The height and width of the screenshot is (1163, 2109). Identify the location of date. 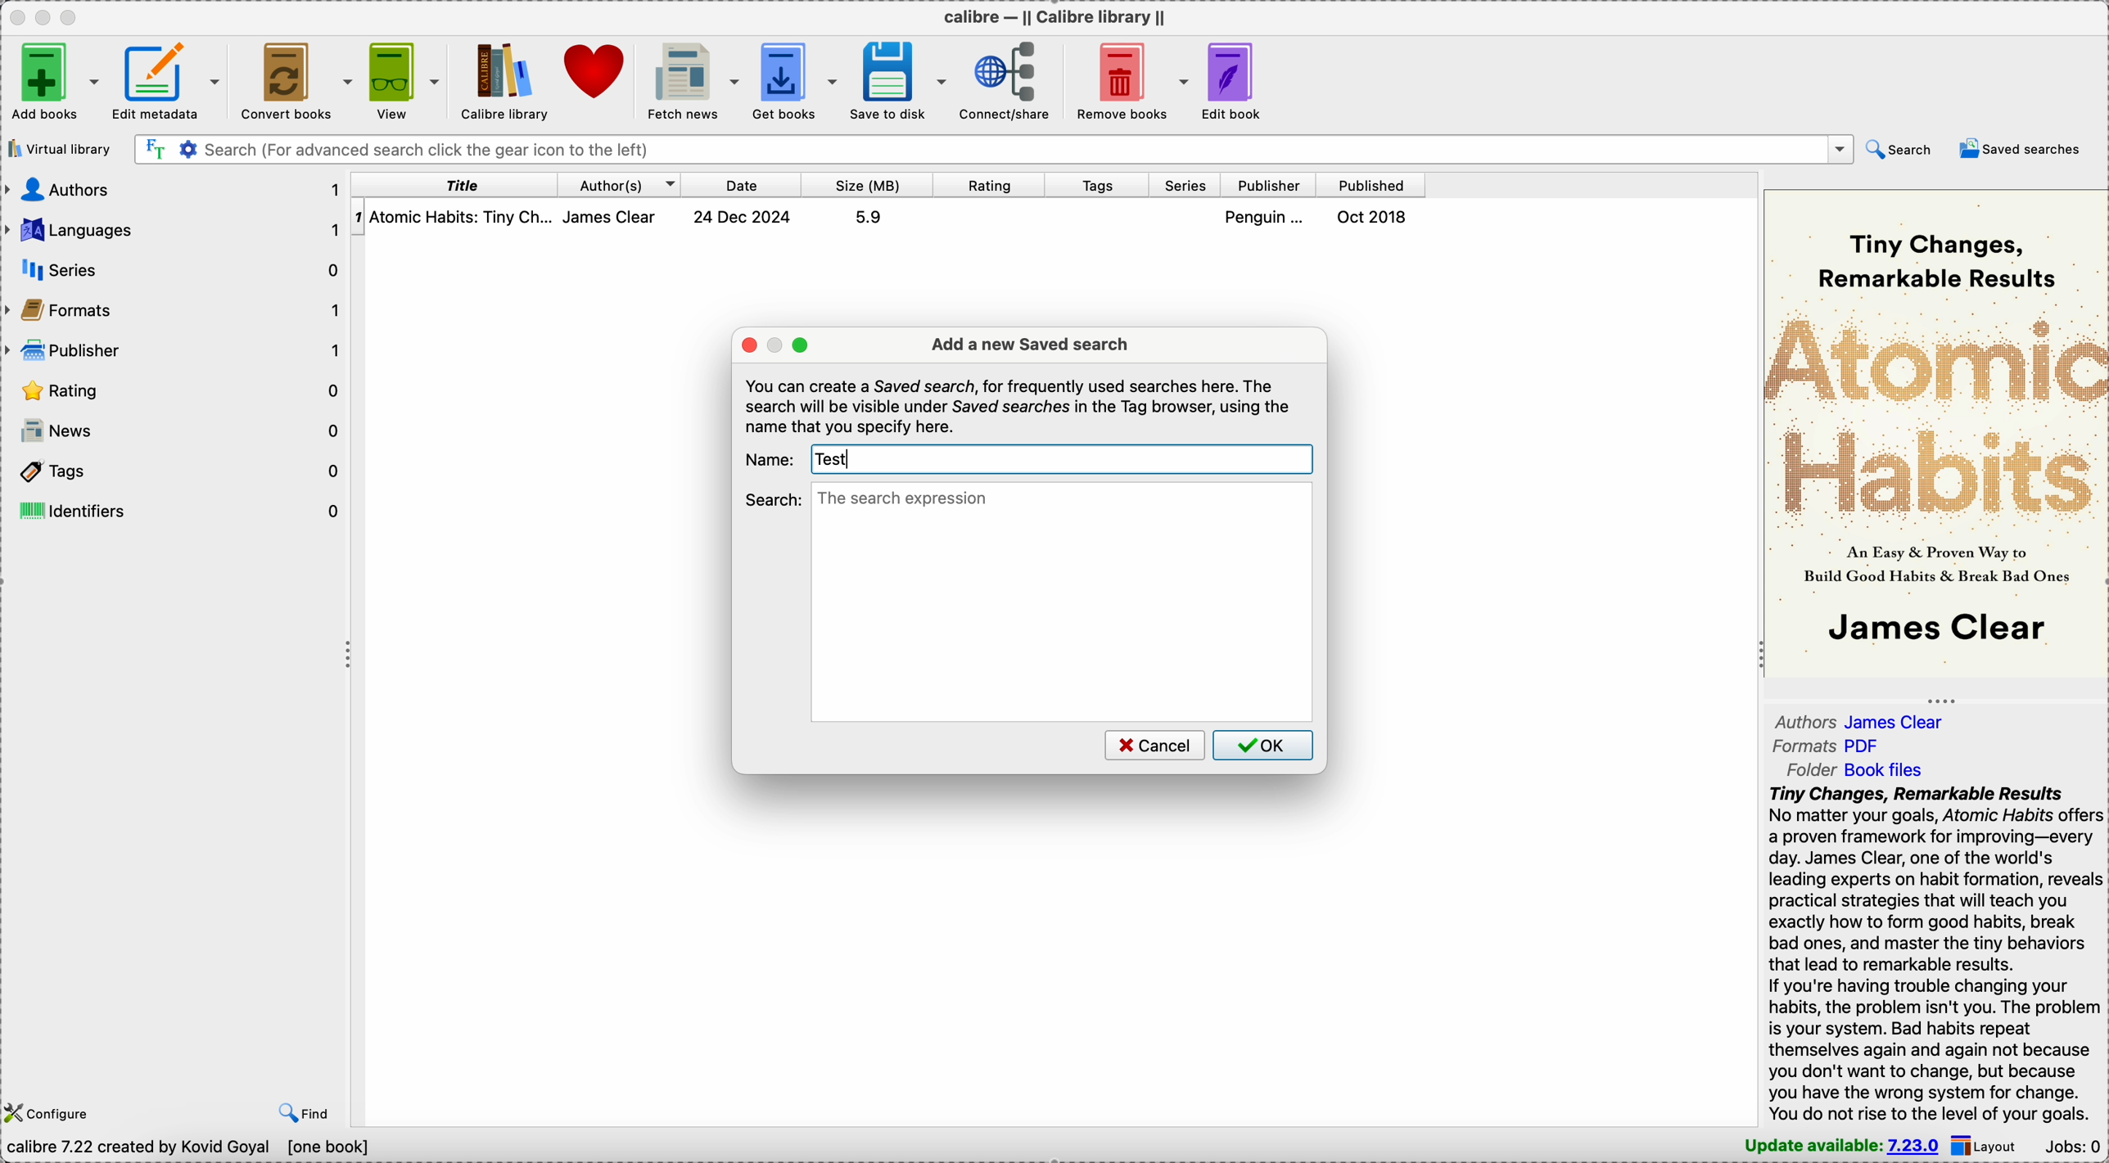
(743, 184).